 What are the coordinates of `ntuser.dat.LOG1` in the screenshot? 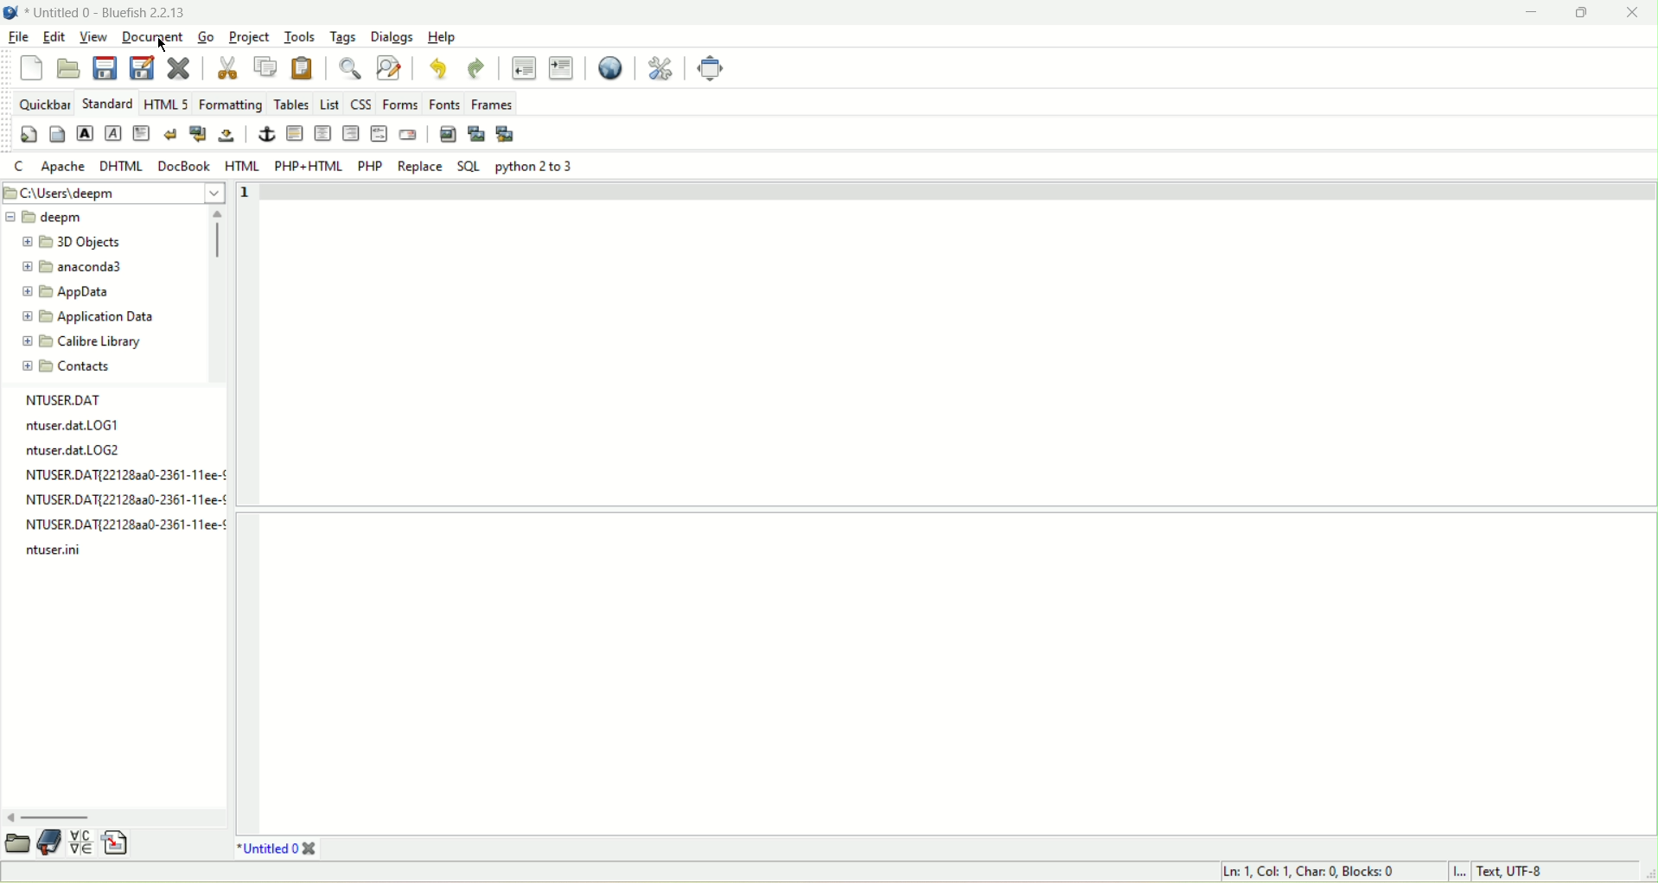 It's located at (78, 422).